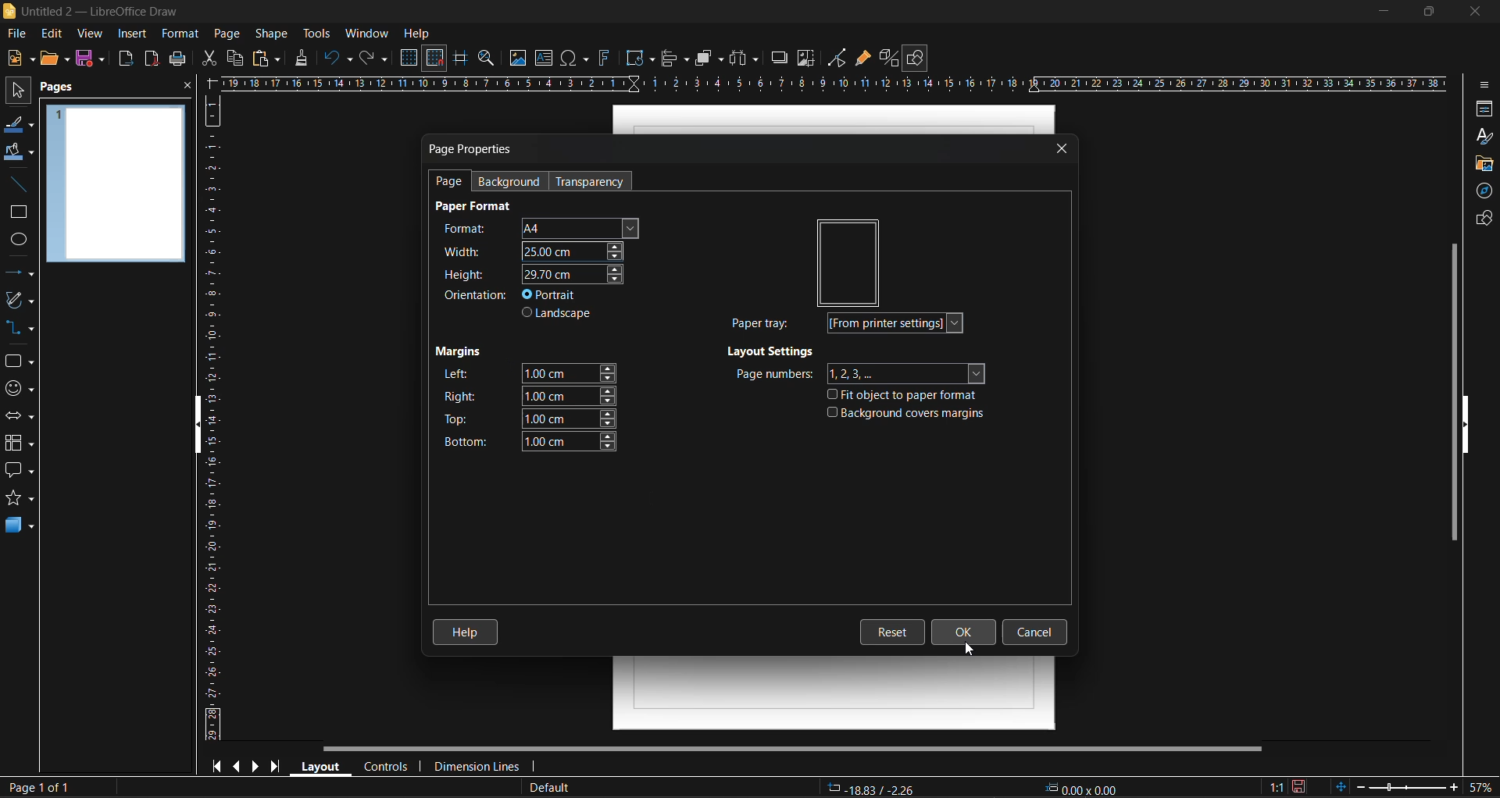  Describe the element at coordinates (1448, 392) in the screenshot. I see `vertical scroll bar` at that location.